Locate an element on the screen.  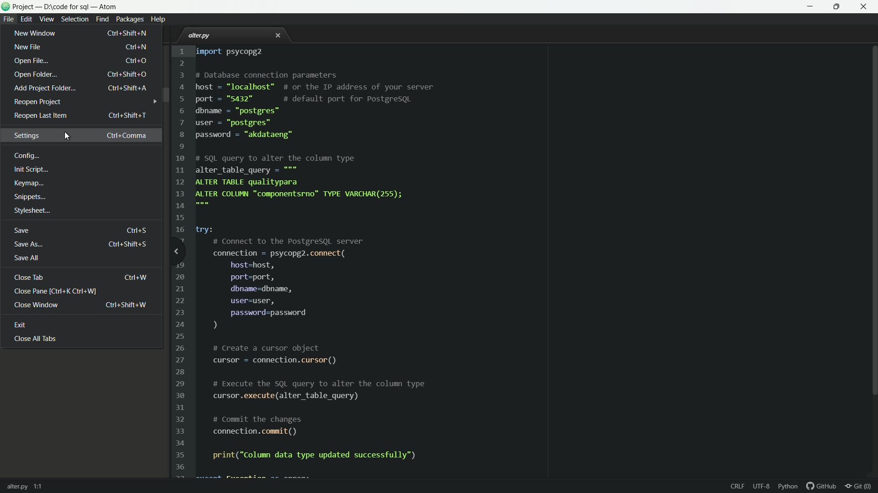
crlf is located at coordinates (739, 487).